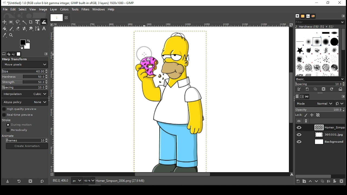 This screenshot has height=195, width=347. Describe the element at coordinates (30, 181) in the screenshot. I see `delete tool preset` at that location.